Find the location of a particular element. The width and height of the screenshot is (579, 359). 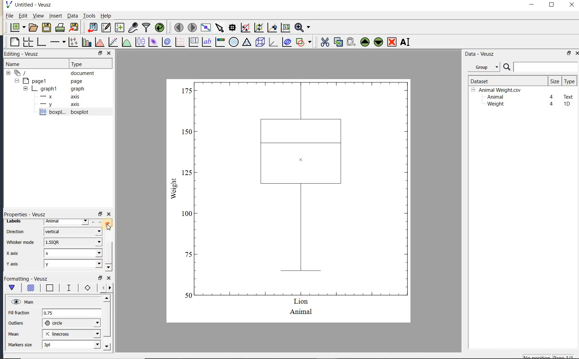

Text is located at coordinates (569, 96).